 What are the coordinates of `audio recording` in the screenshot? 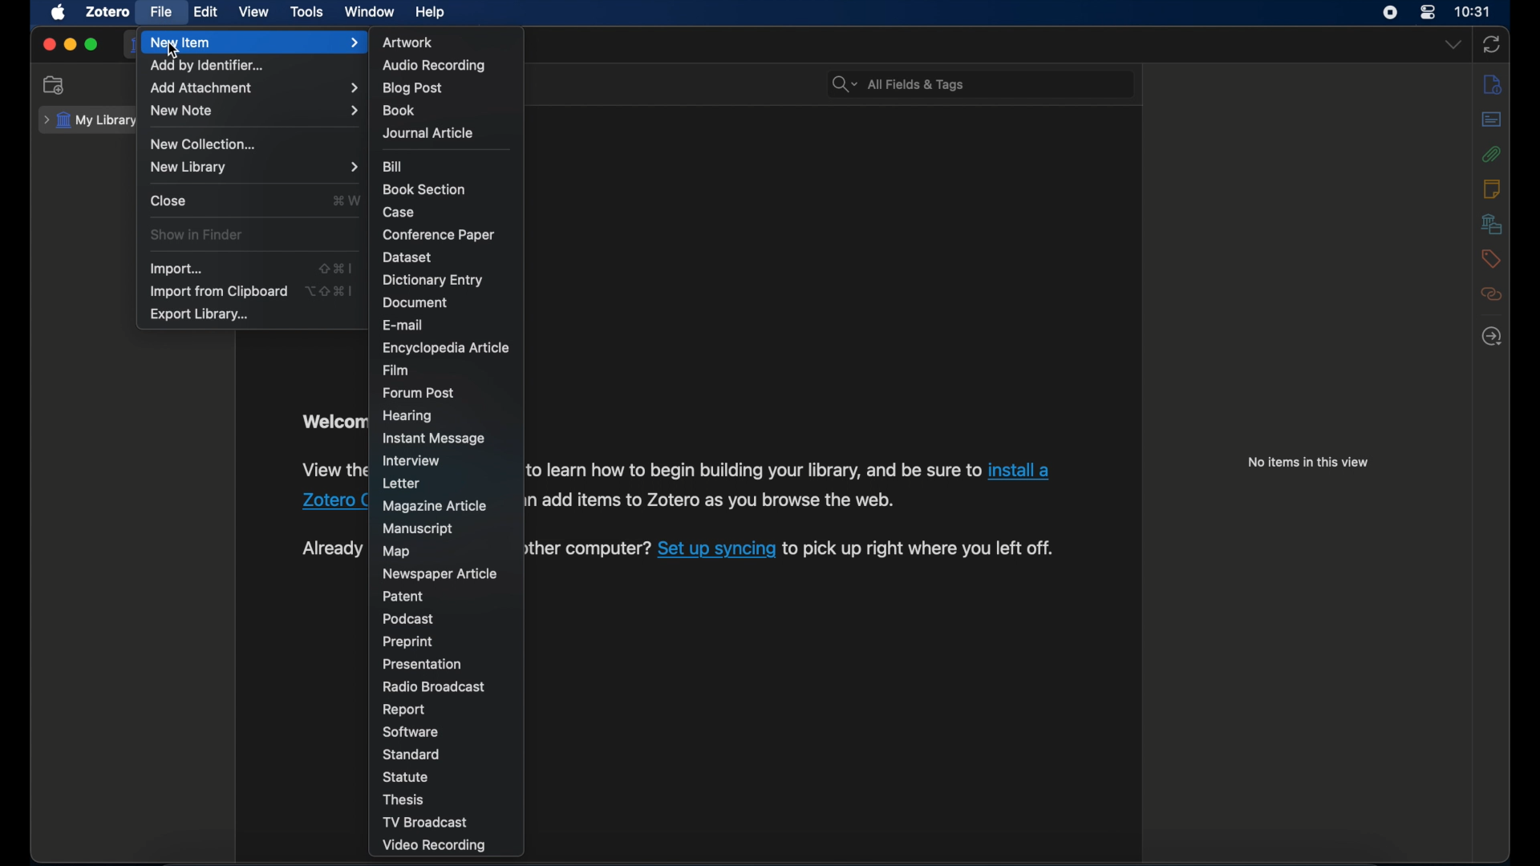 It's located at (434, 67).